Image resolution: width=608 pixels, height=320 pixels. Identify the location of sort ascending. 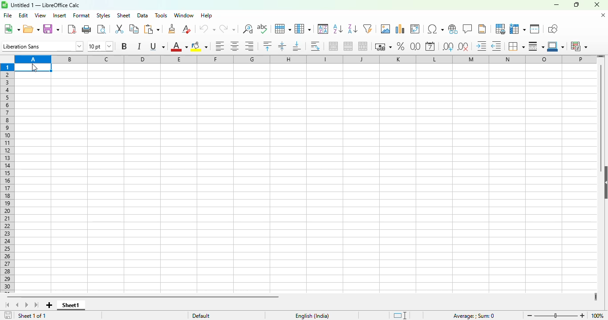
(338, 29).